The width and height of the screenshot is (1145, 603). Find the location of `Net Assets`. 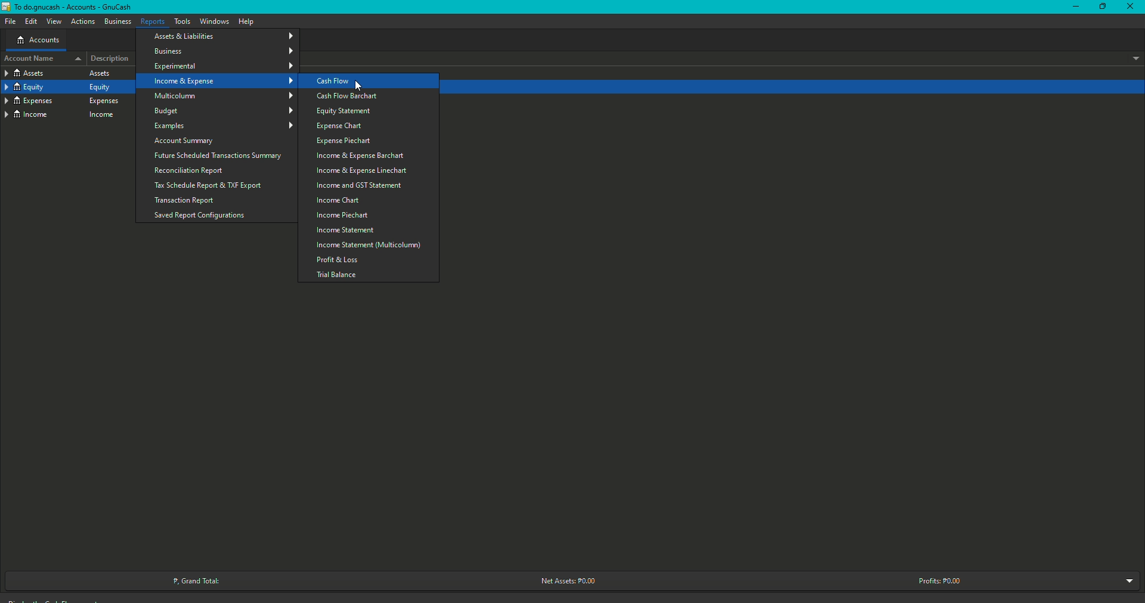

Net Assets is located at coordinates (570, 581).